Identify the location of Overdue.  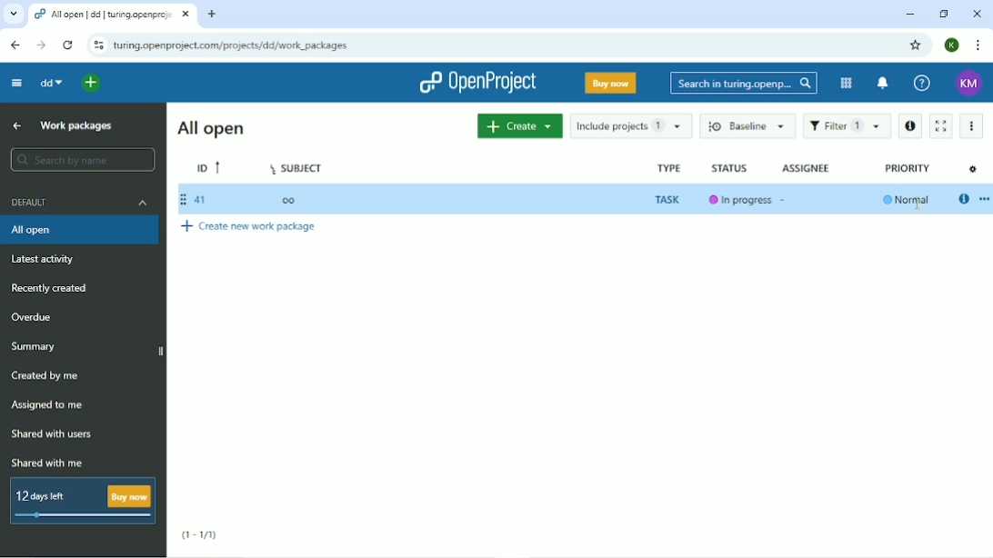
(32, 318).